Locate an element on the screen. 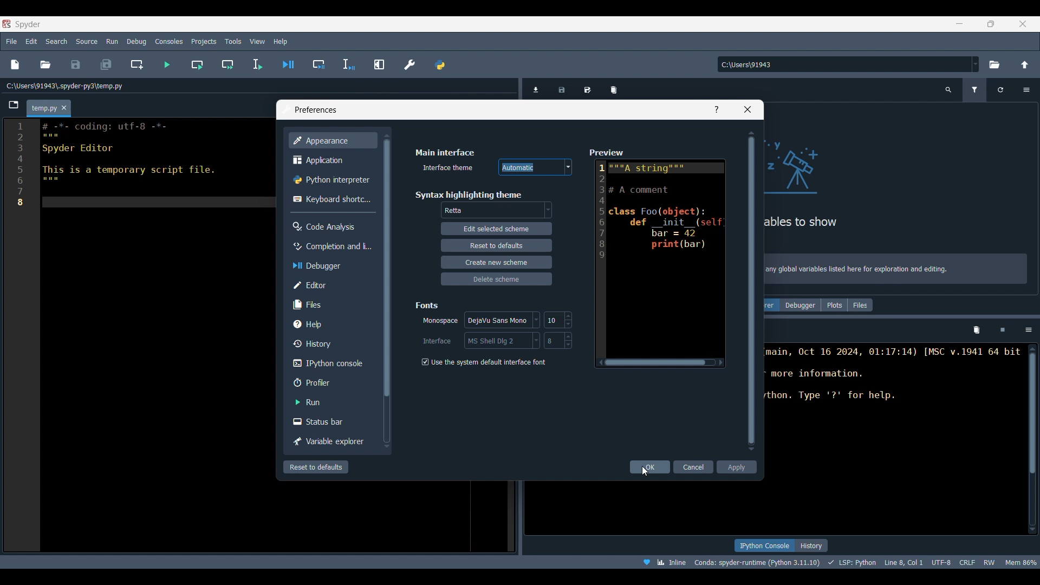  IPython console is located at coordinates (330, 363).